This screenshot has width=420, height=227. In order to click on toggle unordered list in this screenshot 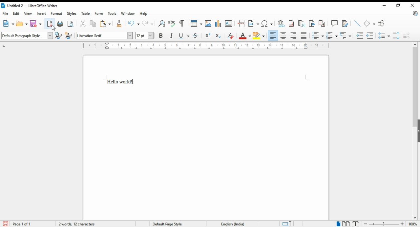, I will do `click(331, 36)`.